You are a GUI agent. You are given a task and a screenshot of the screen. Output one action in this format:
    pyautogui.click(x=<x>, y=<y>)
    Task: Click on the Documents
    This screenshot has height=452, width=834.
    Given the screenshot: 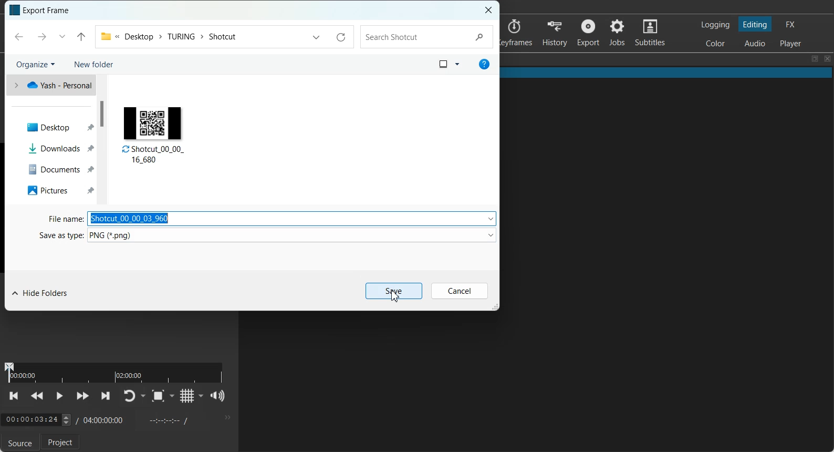 What is the action you would take?
    pyautogui.click(x=55, y=169)
    